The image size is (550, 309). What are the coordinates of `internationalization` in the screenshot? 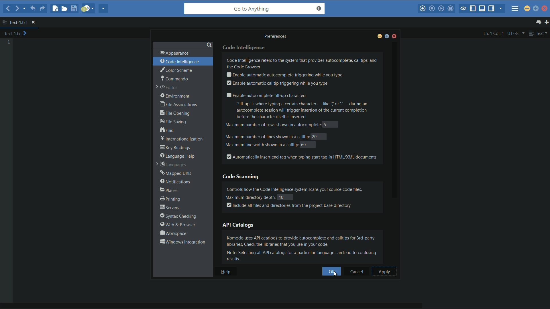 It's located at (180, 139).